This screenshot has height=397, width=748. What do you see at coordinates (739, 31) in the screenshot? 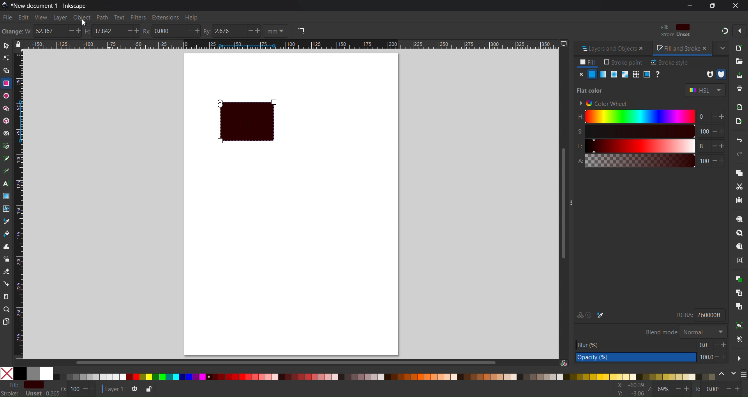
I see `Enable snapping` at bounding box center [739, 31].